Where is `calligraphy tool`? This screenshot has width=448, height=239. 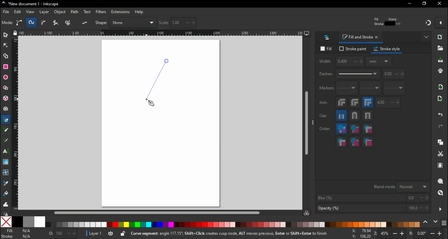 calligraphy tool is located at coordinates (6, 141).